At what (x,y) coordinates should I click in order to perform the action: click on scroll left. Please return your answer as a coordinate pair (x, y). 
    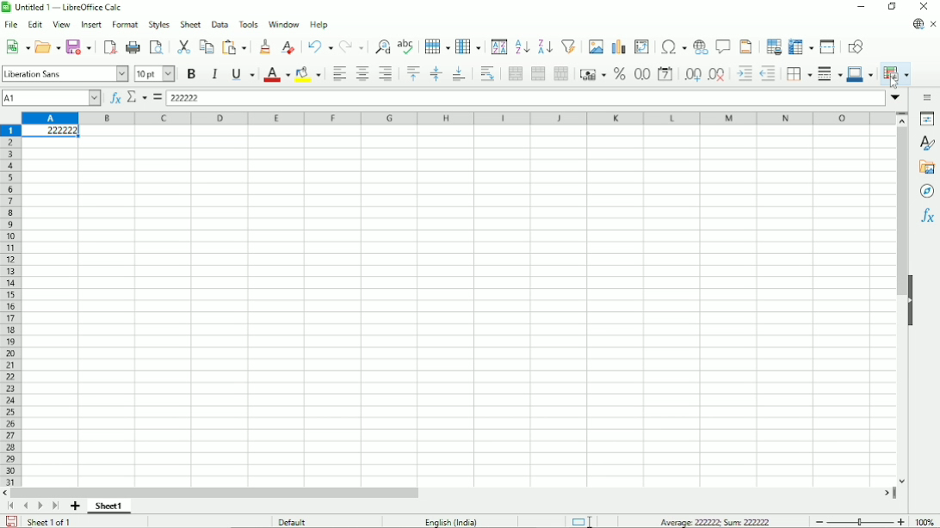
    Looking at the image, I should click on (7, 493).